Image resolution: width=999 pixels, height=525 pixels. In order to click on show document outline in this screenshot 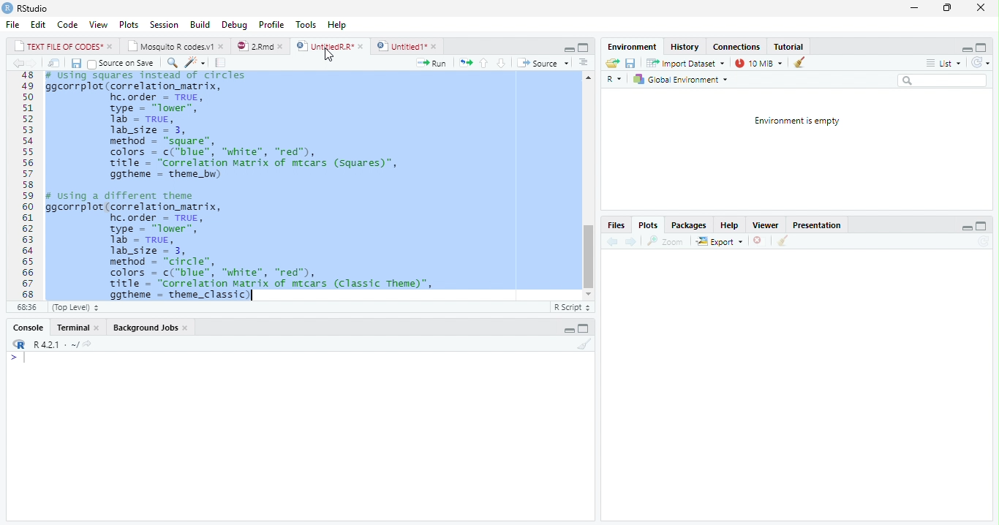, I will do `click(585, 64)`.